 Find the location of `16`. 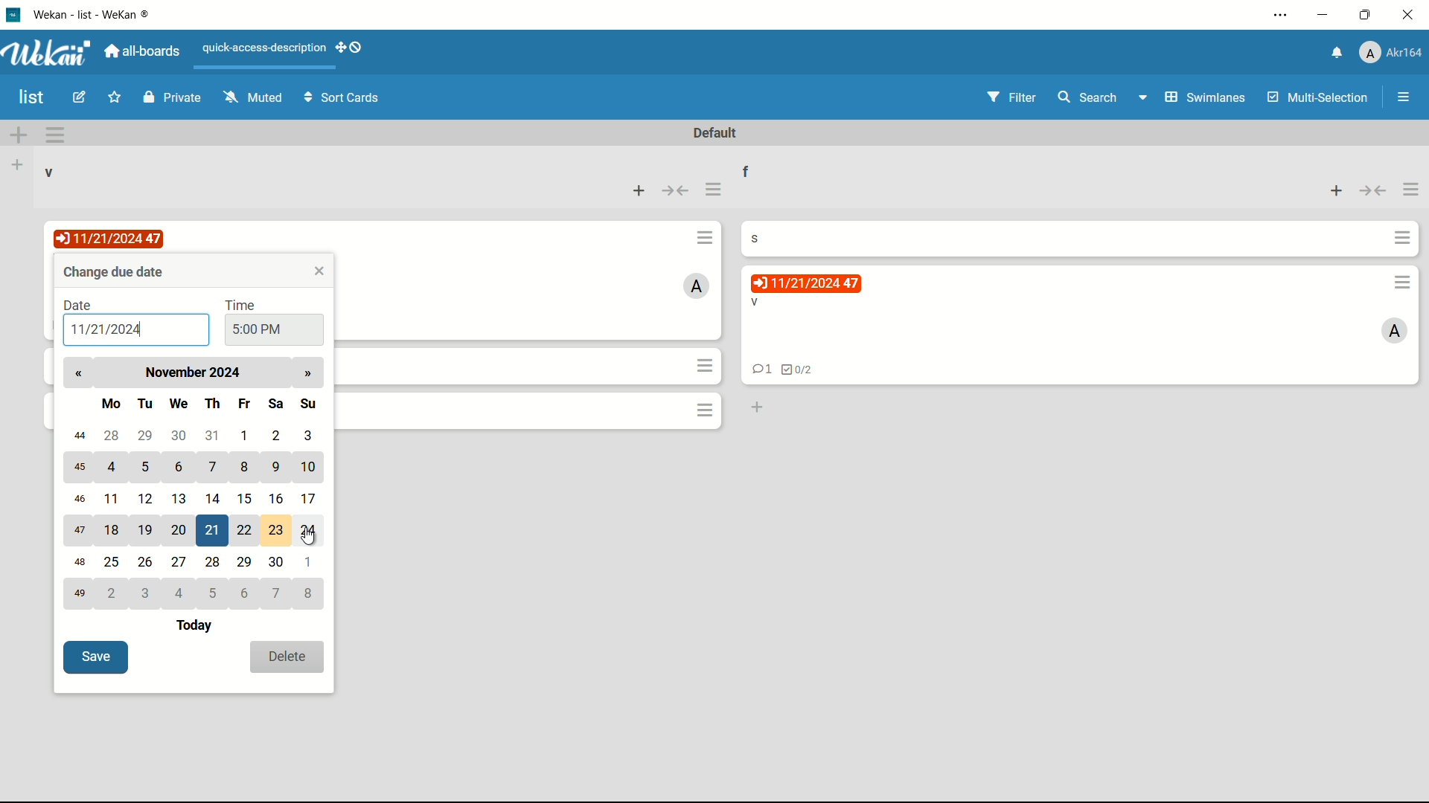

16 is located at coordinates (278, 498).